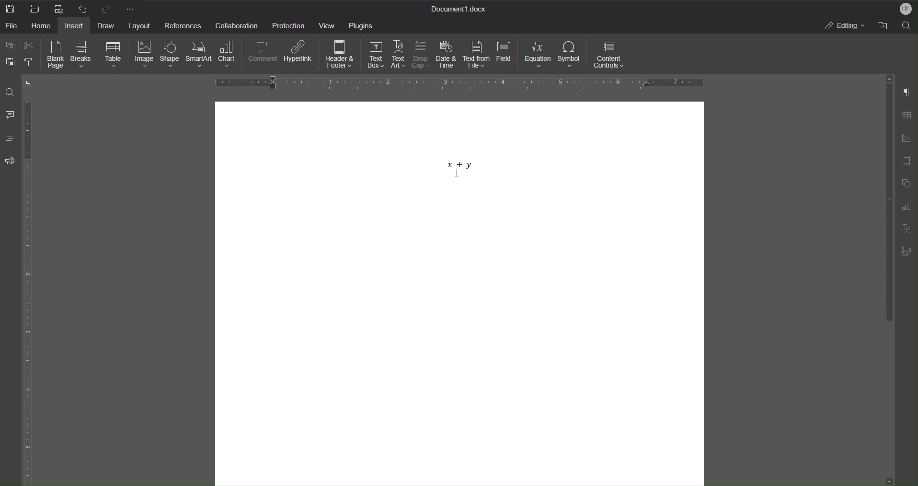  Describe the element at coordinates (229, 55) in the screenshot. I see `Chart` at that location.